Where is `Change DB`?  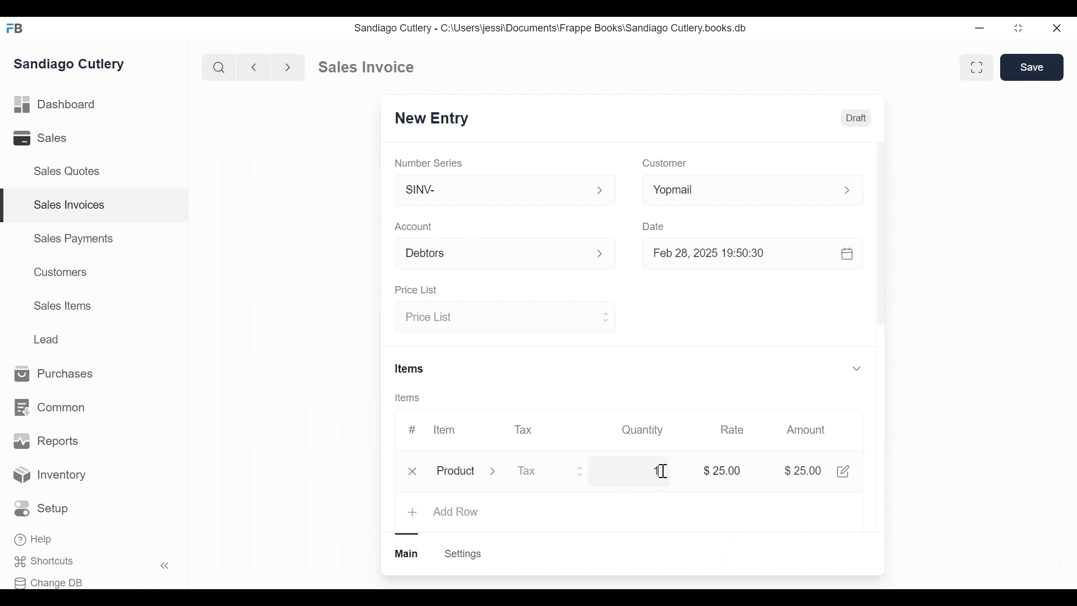 Change DB is located at coordinates (49, 583).